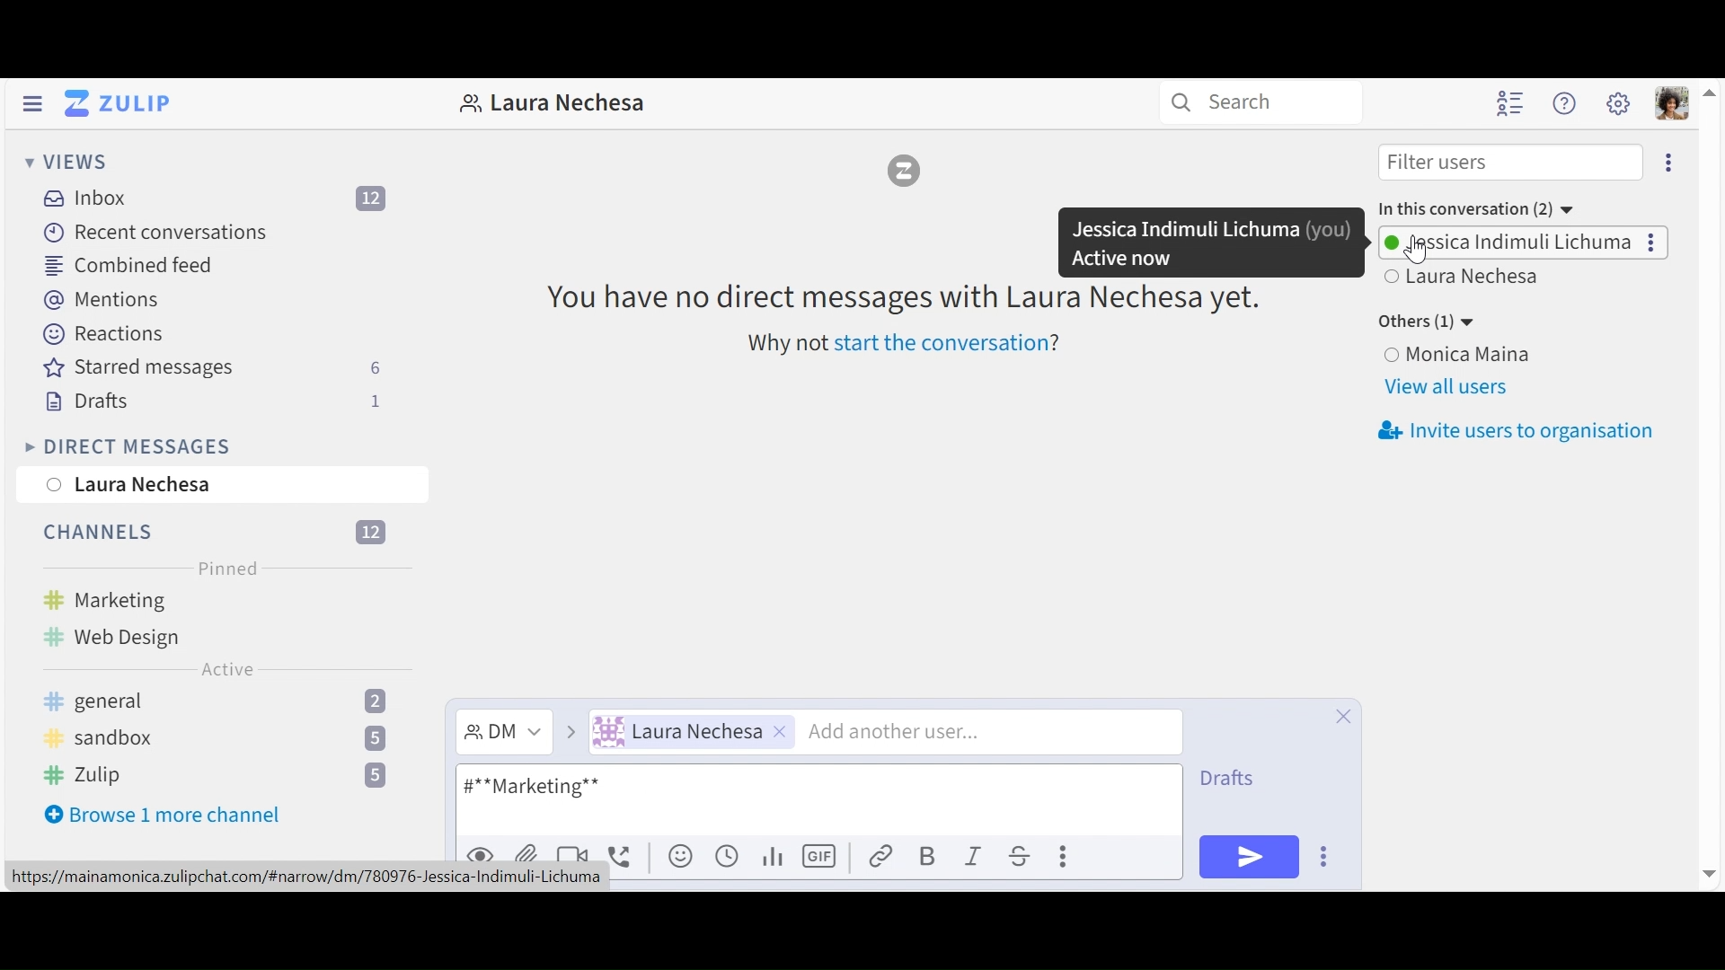  I want to click on Direct Messages, so click(126, 446).